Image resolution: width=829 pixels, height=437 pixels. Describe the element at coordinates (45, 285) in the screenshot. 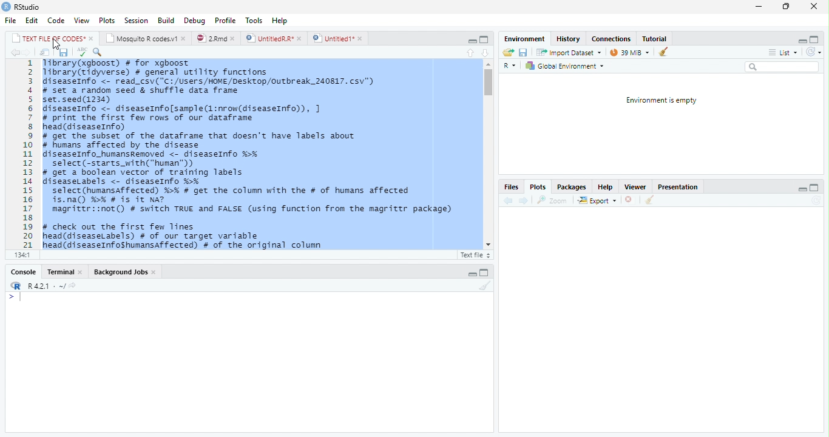

I see `R 4.2.1 .~/` at that location.